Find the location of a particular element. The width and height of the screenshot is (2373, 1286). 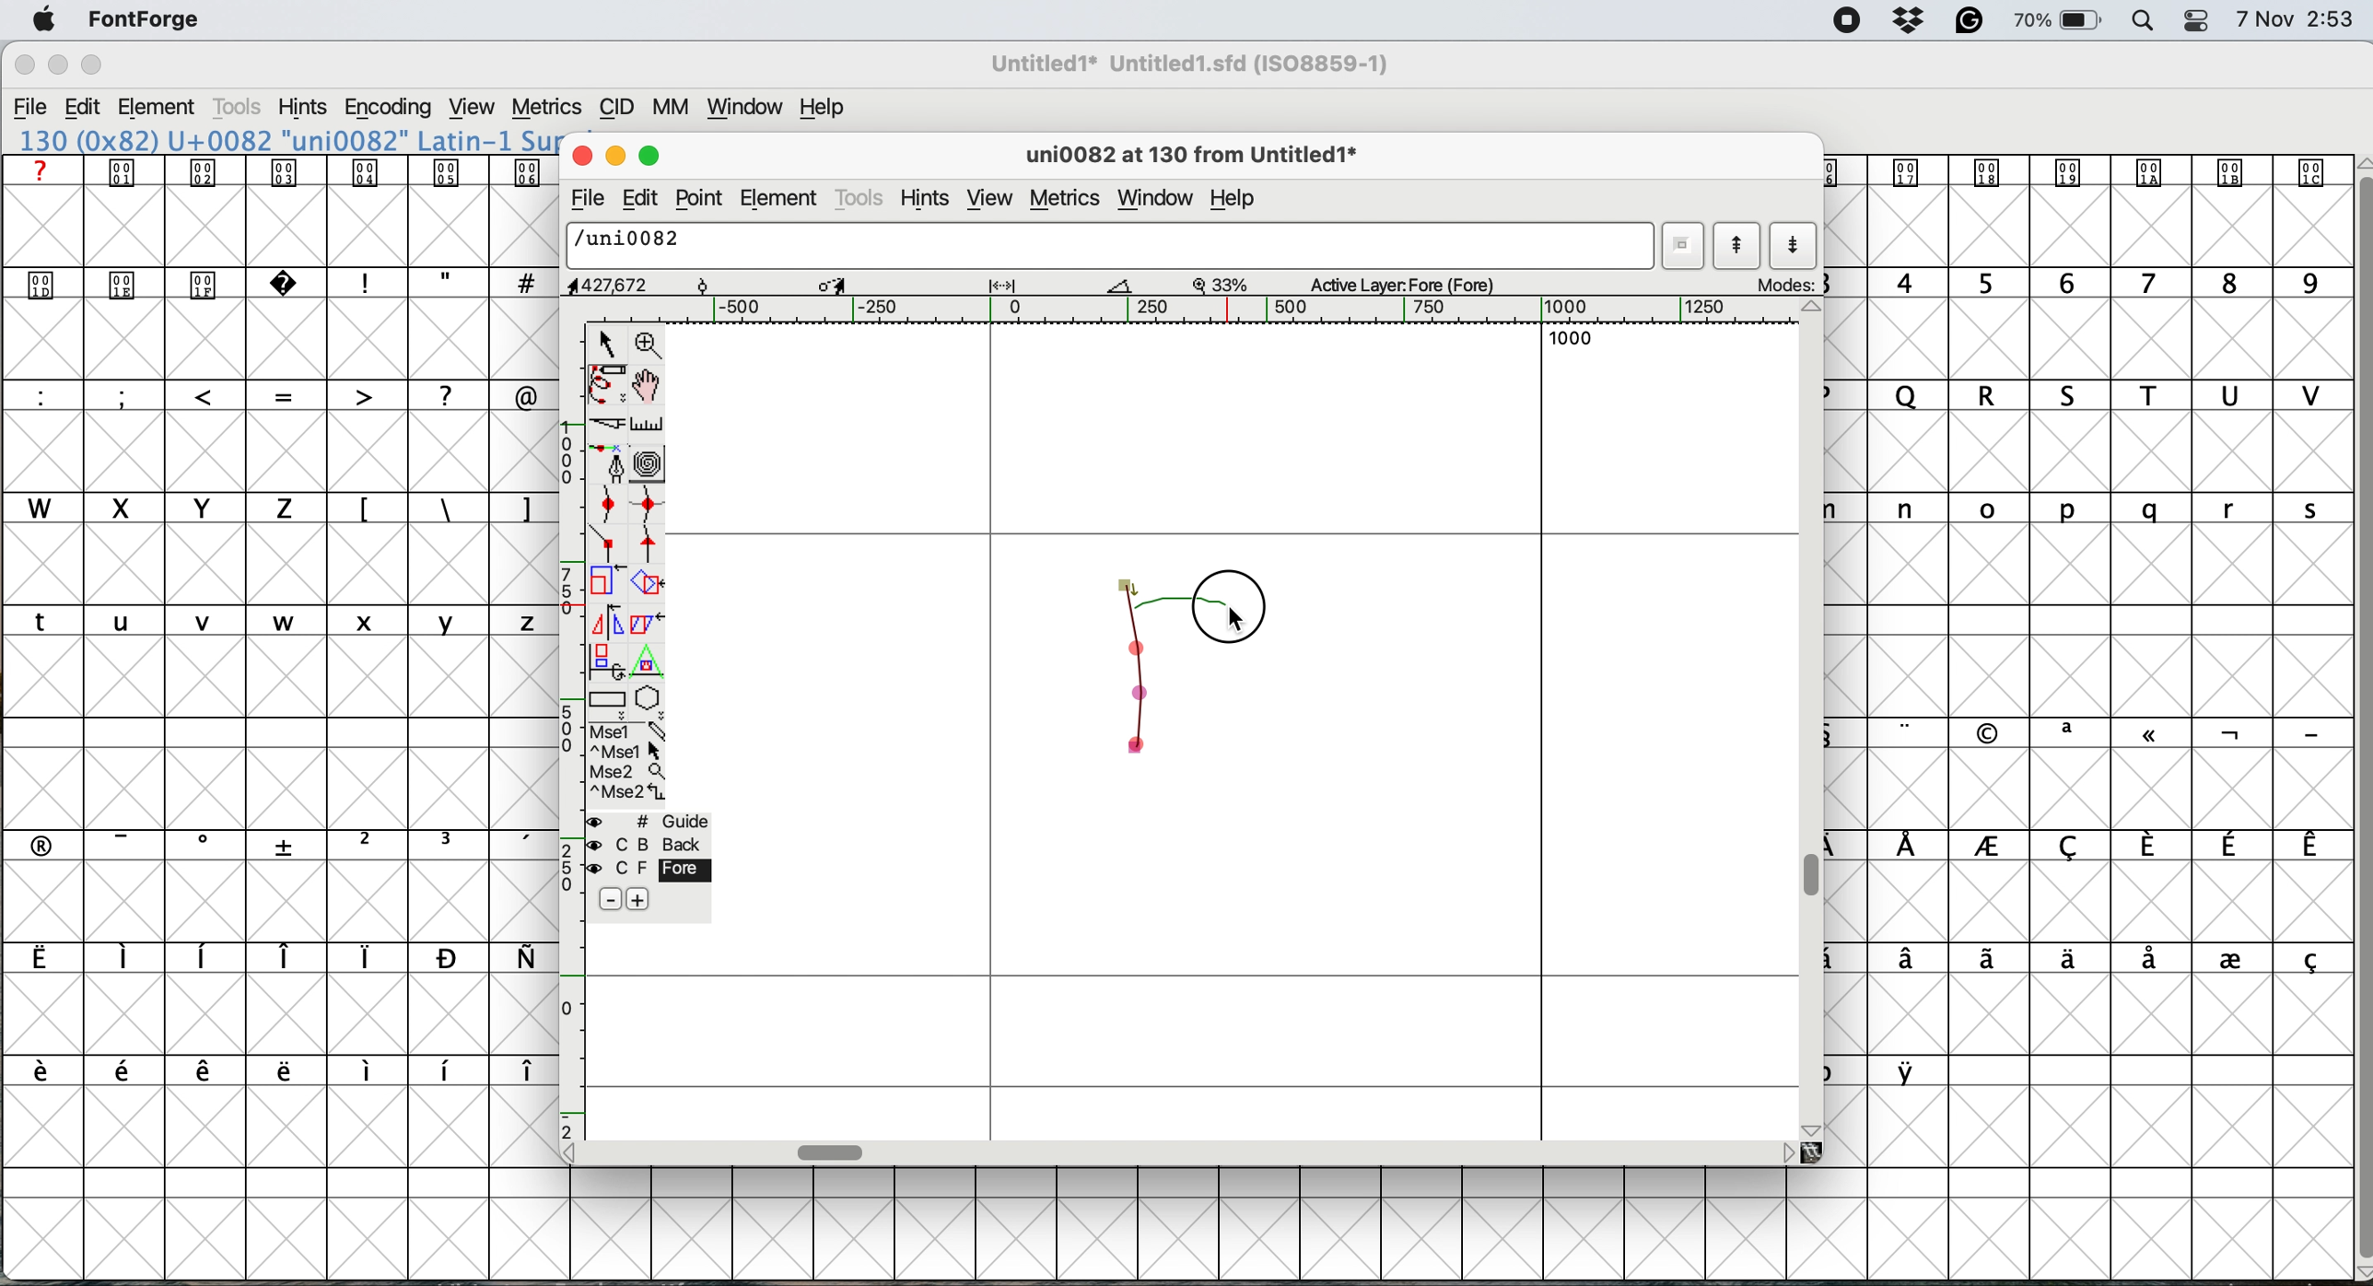

cursor is located at coordinates (1233, 609).